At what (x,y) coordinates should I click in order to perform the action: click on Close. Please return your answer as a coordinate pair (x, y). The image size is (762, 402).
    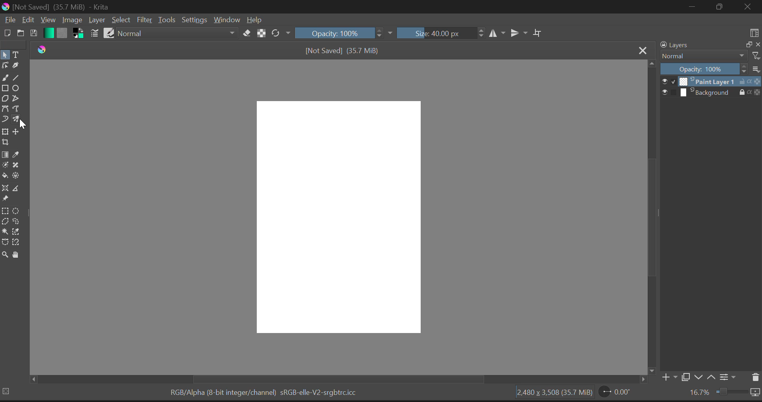
    Looking at the image, I should click on (643, 50).